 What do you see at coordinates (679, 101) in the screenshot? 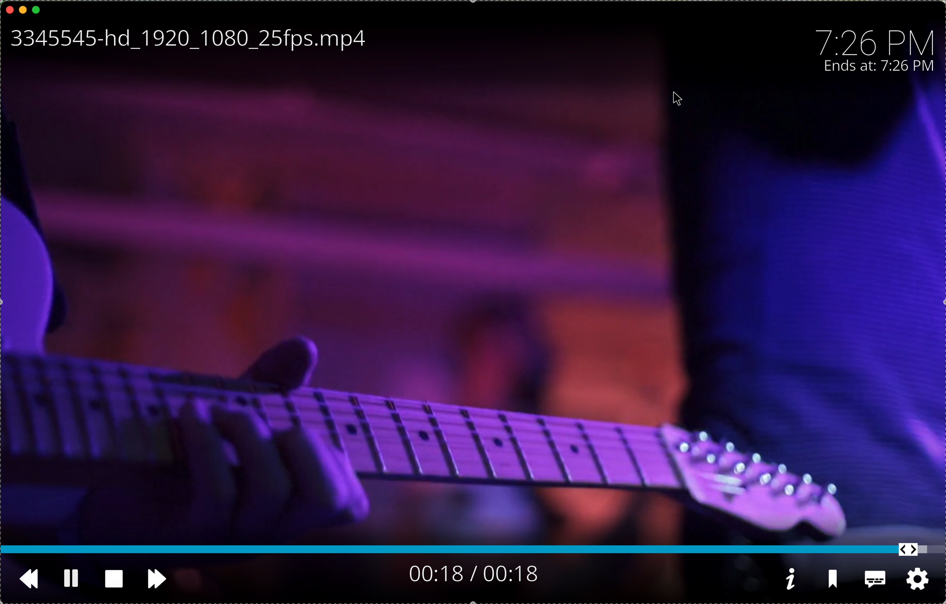
I see `pointer` at bounding box center [679, 101].